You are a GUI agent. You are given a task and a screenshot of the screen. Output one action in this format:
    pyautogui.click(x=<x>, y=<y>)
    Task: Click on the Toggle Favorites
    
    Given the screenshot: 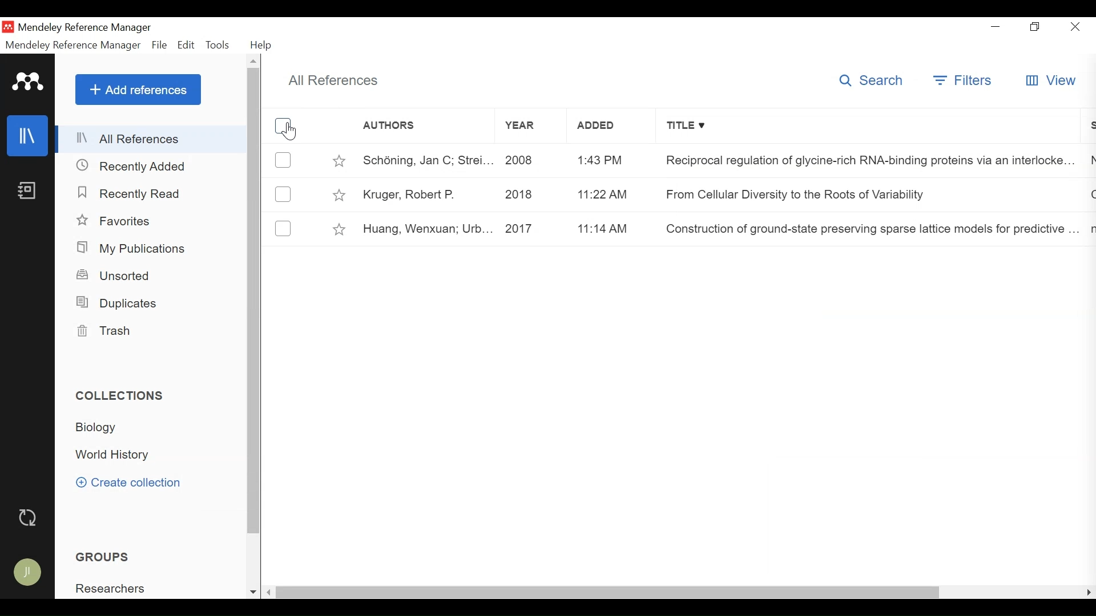 What is the action you would take?
    pyautogui.click(x=339, y=228)
    